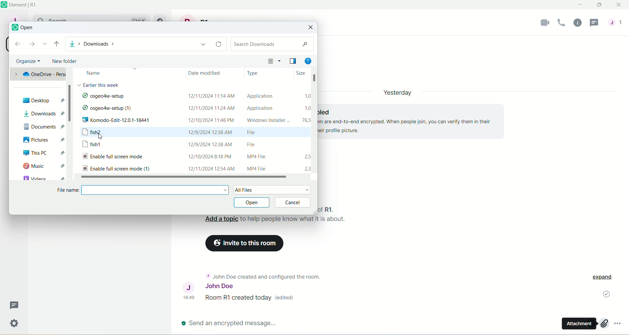 The width and height of the screenshot is (629, 335). I want to click on invite to this room, so click(245, 243).